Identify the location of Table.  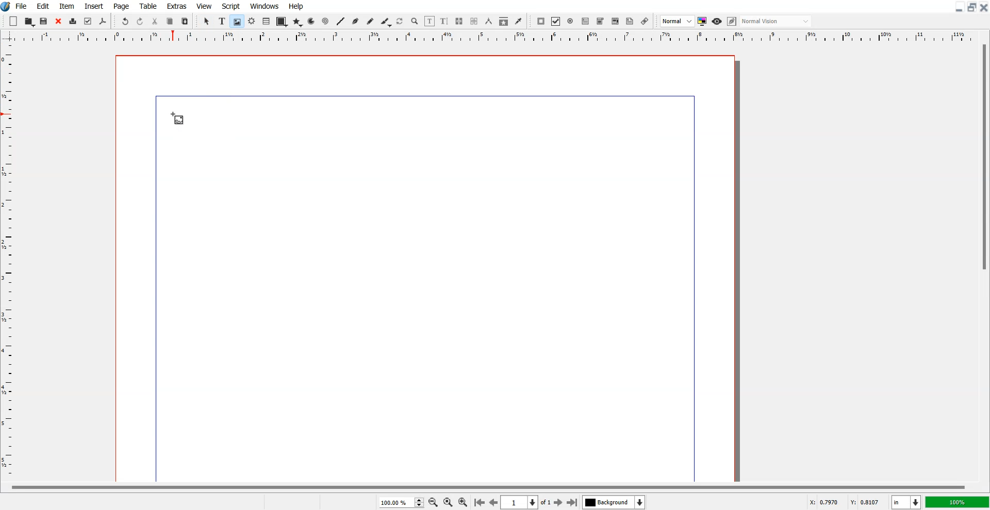
(148, 6).